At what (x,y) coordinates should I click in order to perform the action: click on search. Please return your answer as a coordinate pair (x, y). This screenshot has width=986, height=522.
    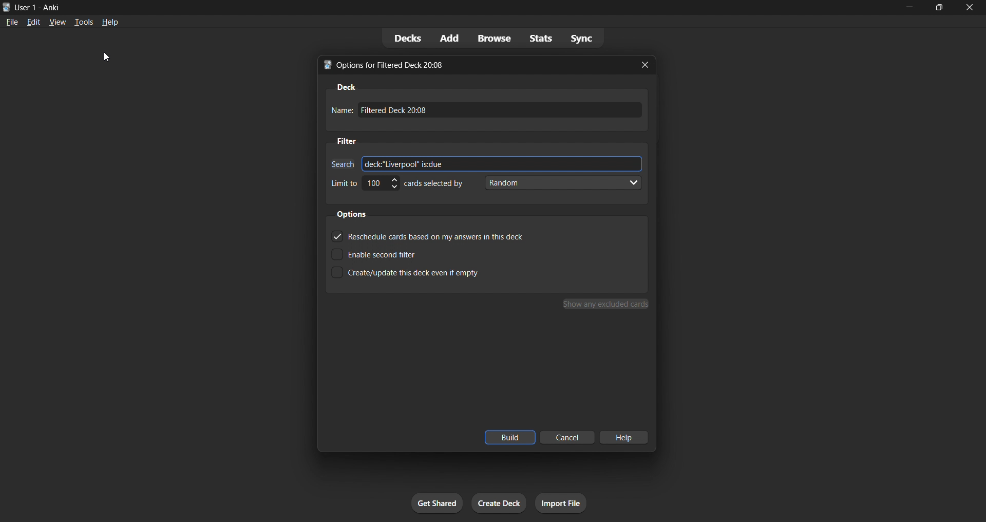
    Looking at the image, I should click on (340, 164).